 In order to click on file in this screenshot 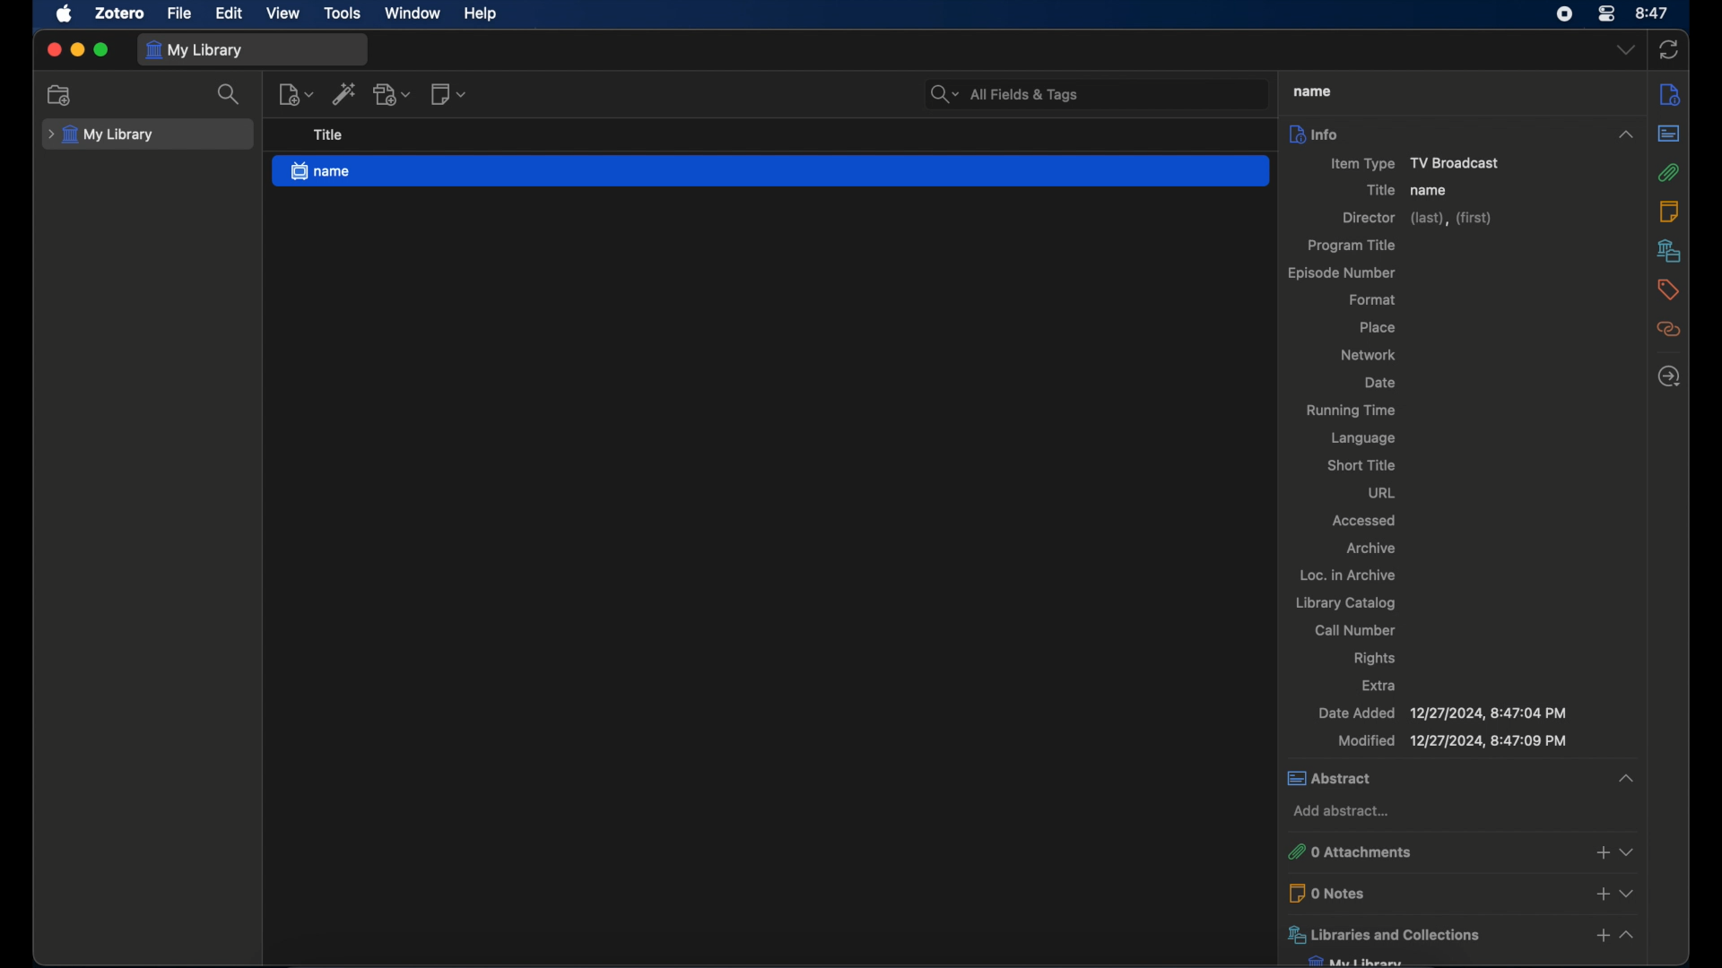, I will do `click(179, 14)`.